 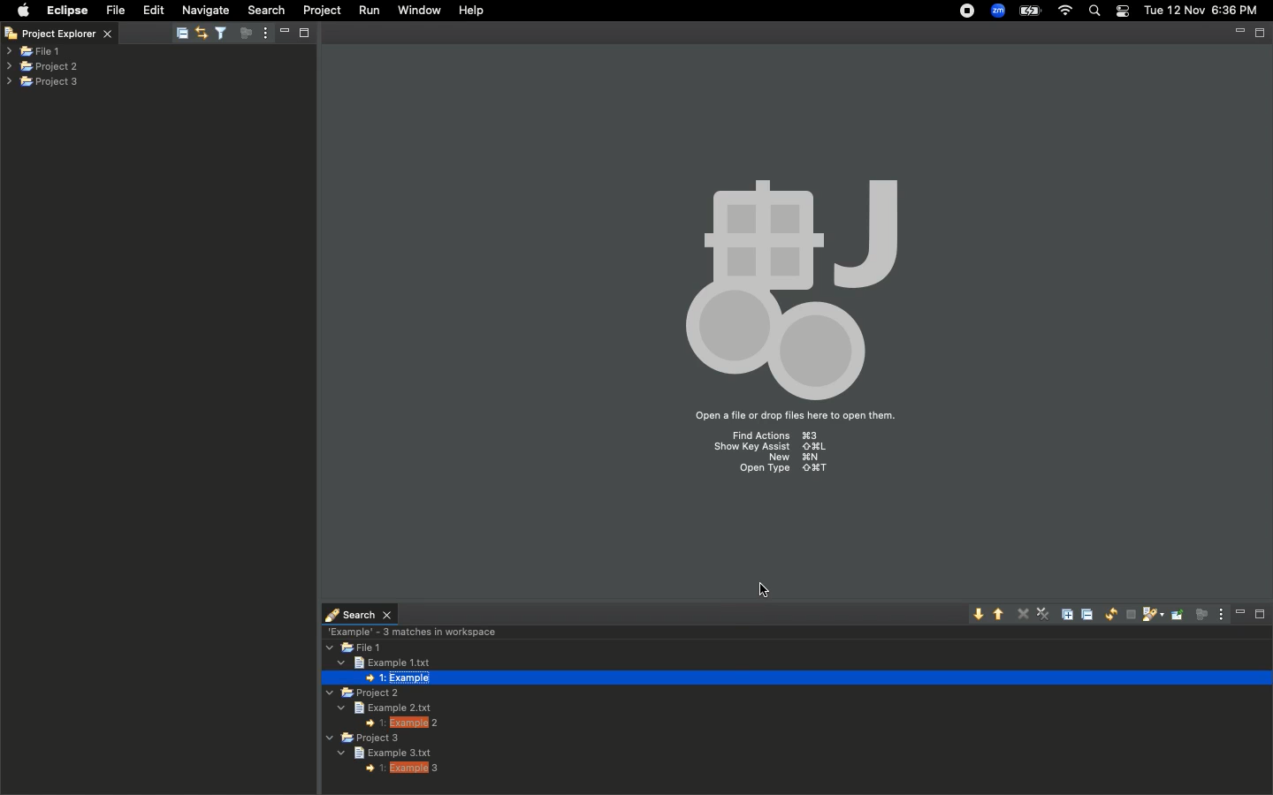 What do you see at coordinates (1200, 614) in the screenshot?
I see `Focus on active tasks` at bounding box center [1200, 614].